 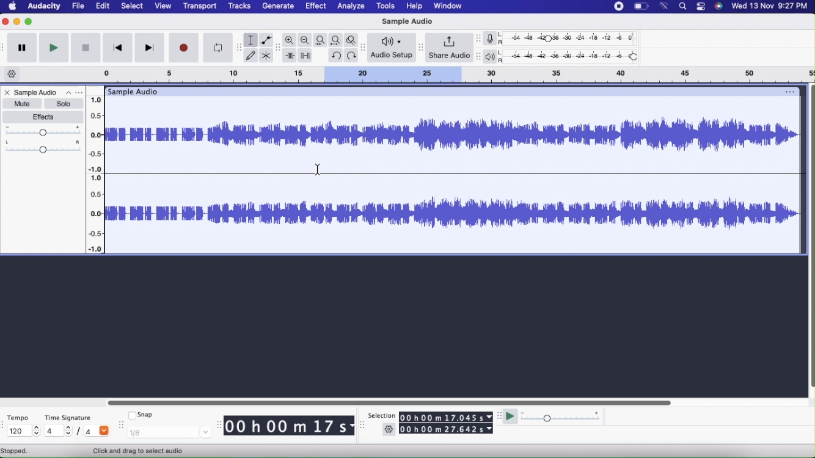 I want to click on Enable Looping, so click(x=217, y=48).